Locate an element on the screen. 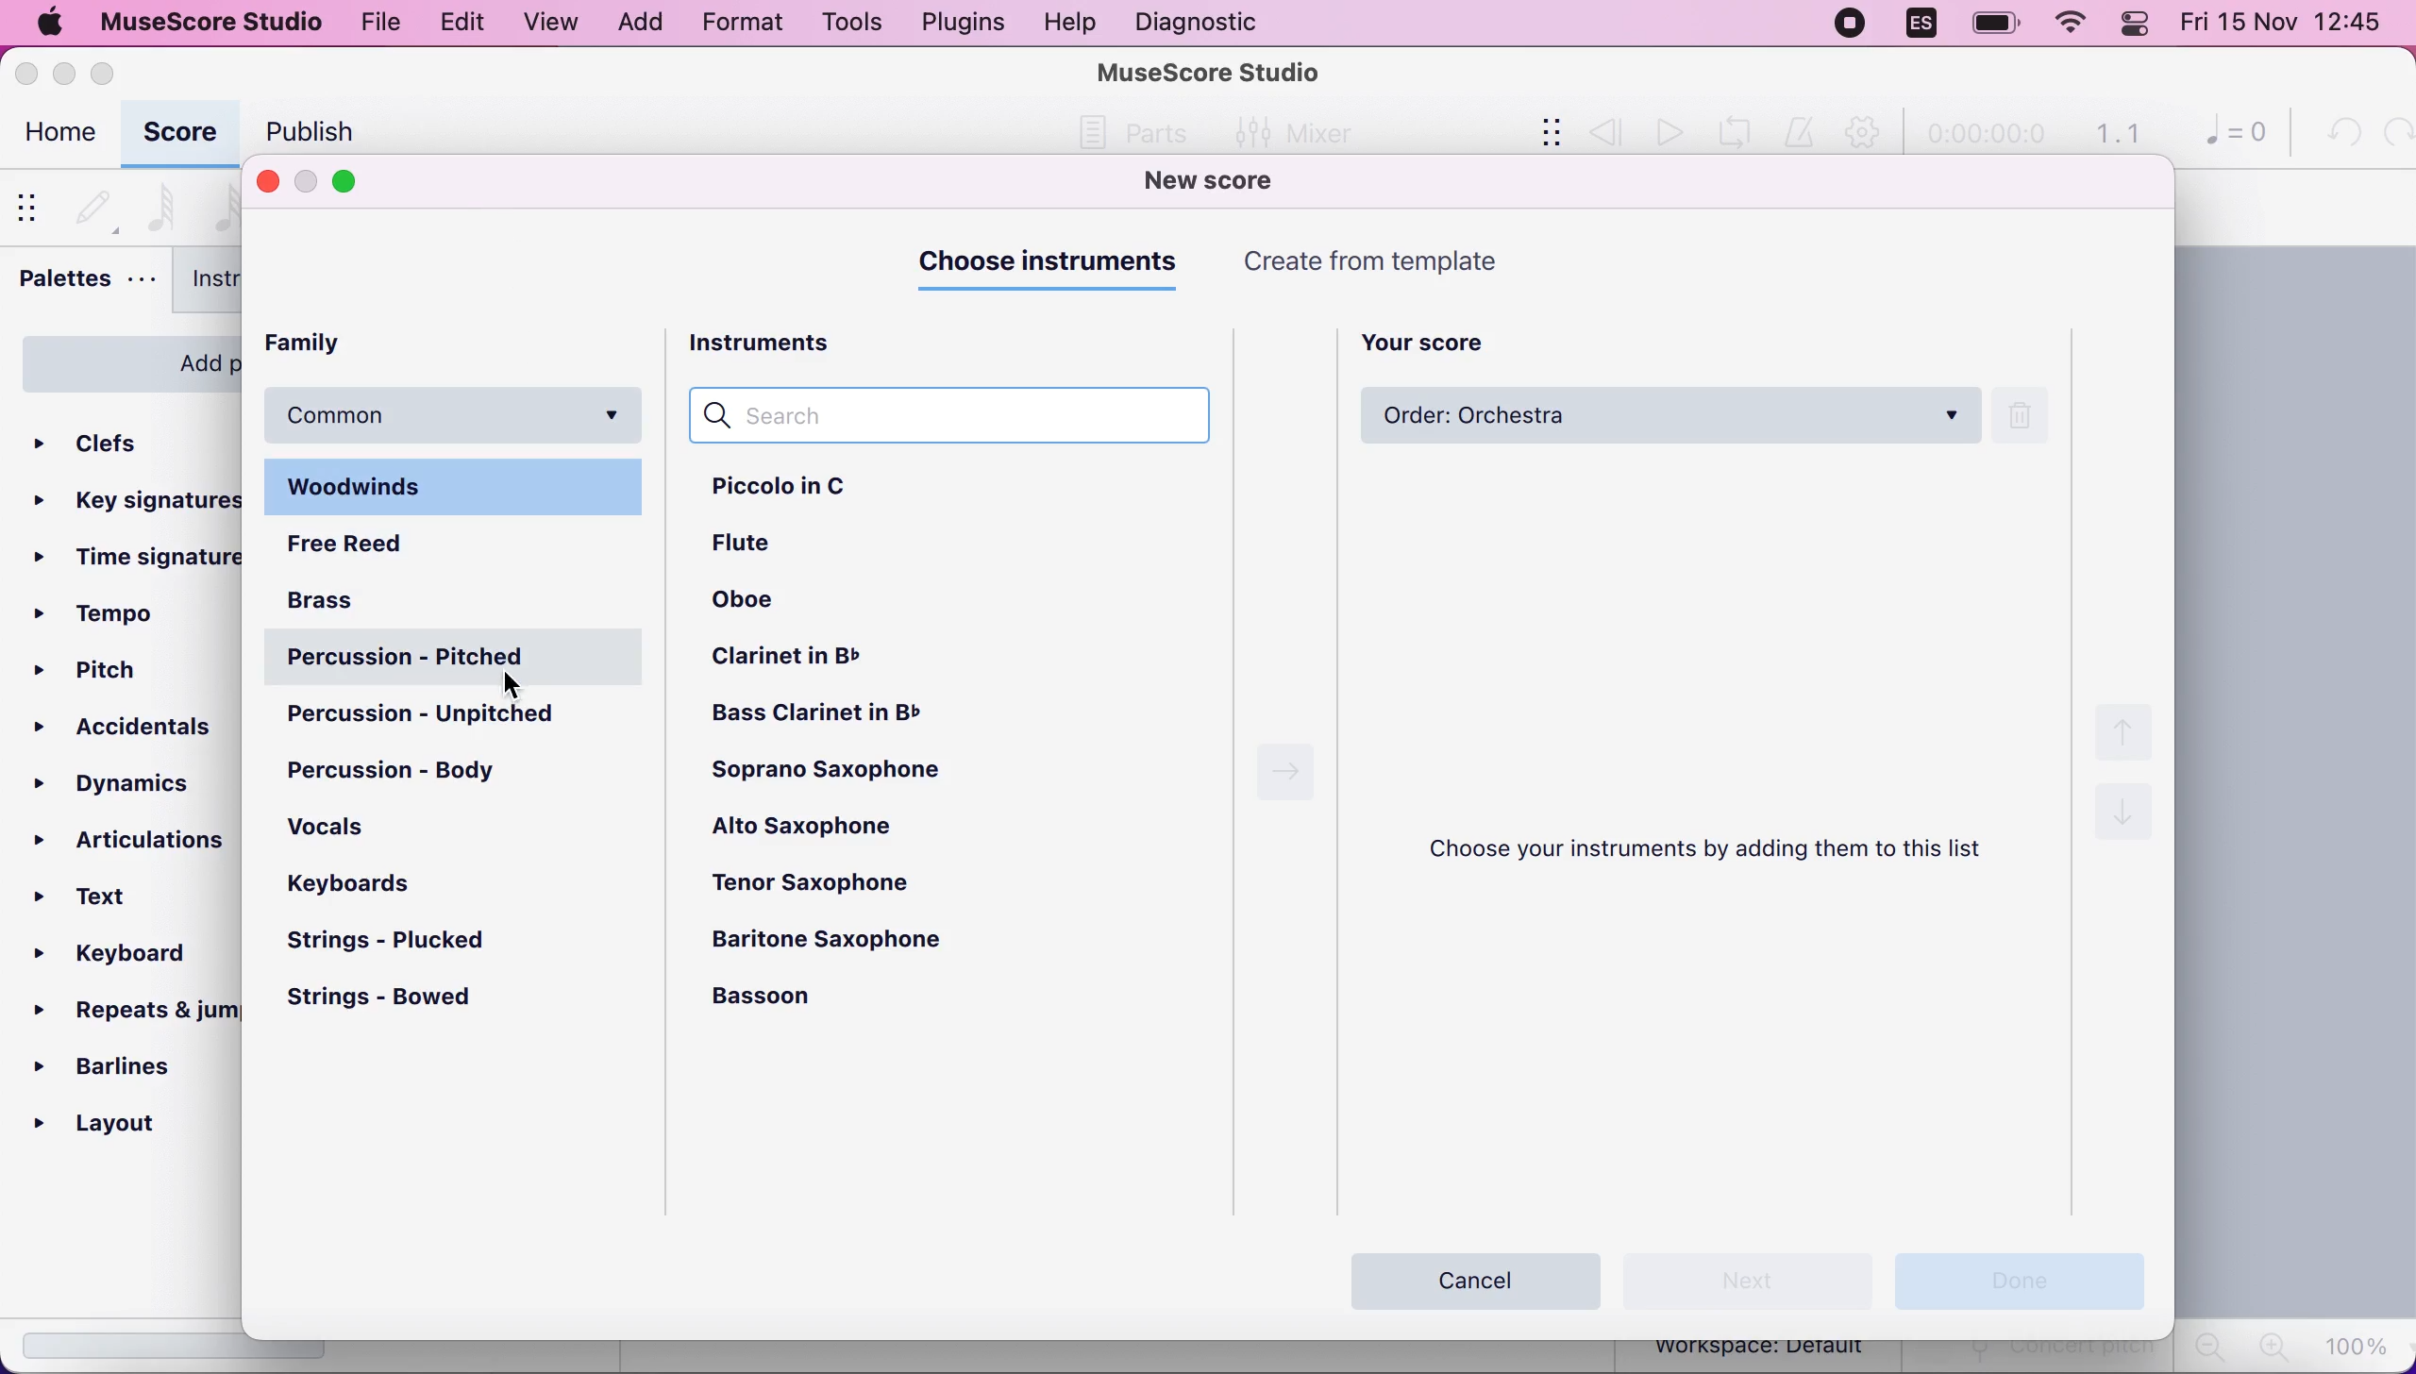 The height and width of the screenshot is (1374, 2416). instruments is located at coordinates (785, 340).